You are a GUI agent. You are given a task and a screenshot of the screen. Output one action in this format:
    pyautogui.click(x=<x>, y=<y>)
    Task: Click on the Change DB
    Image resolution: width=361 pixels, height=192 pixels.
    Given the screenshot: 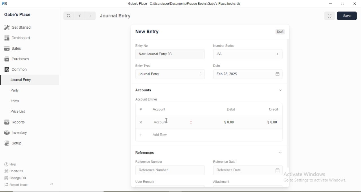 What is the action you would take?
    pyautogui.click(x=15, y=178)
    